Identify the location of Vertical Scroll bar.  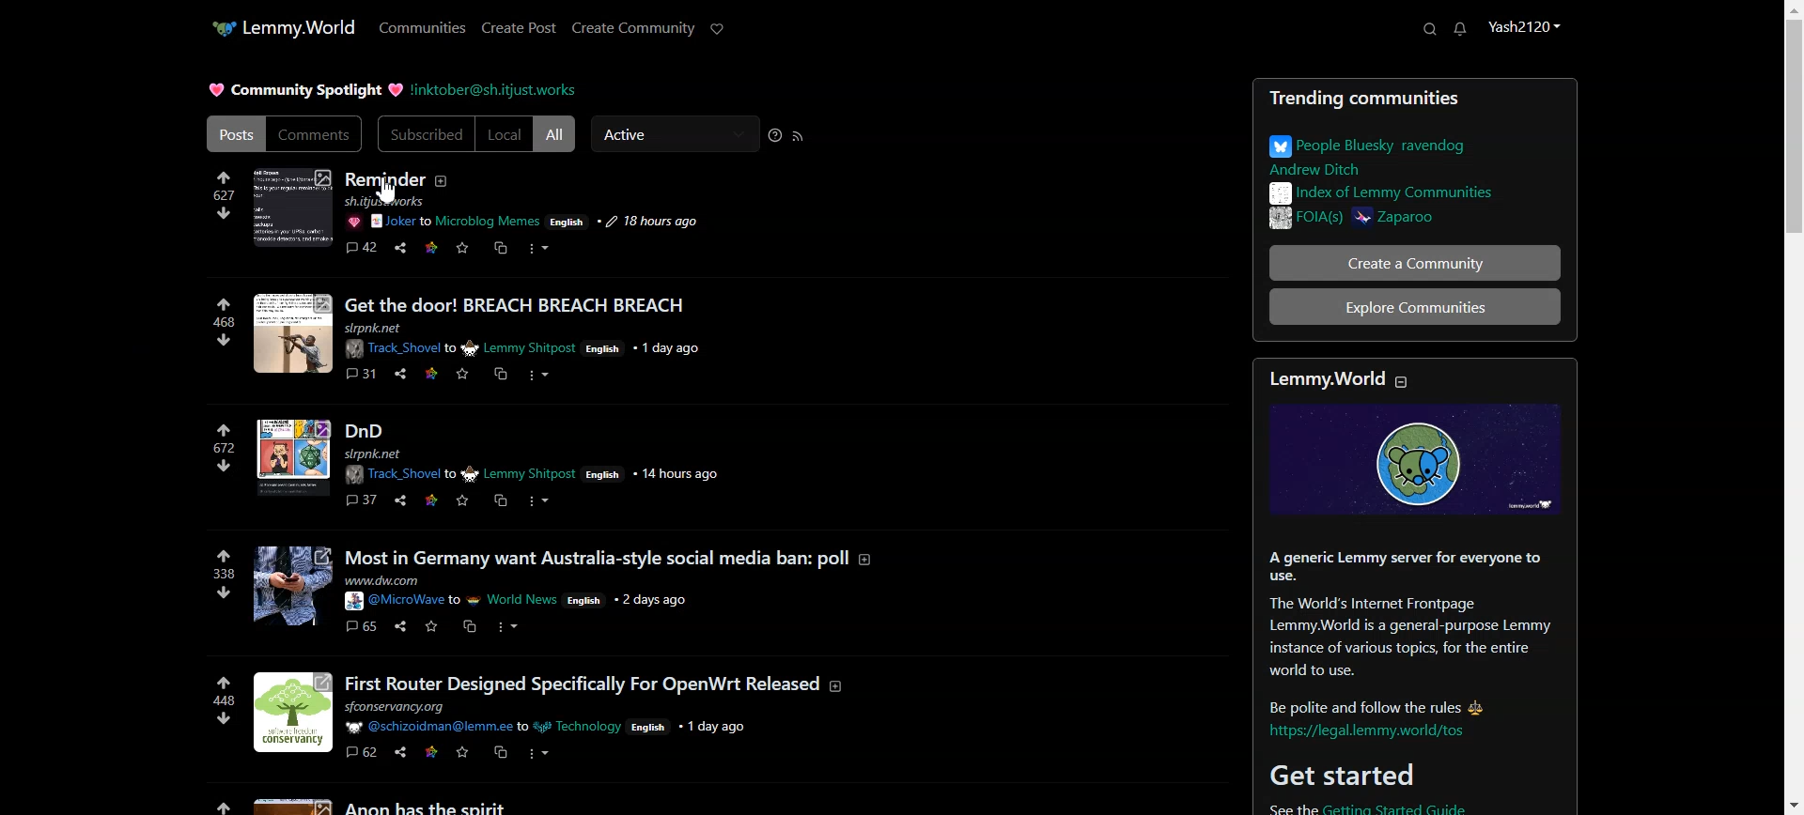
(1793, 407).